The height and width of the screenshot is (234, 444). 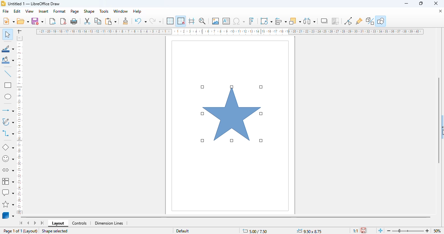 I want to click on scroll to next sheet, so click(x=35, y=223).